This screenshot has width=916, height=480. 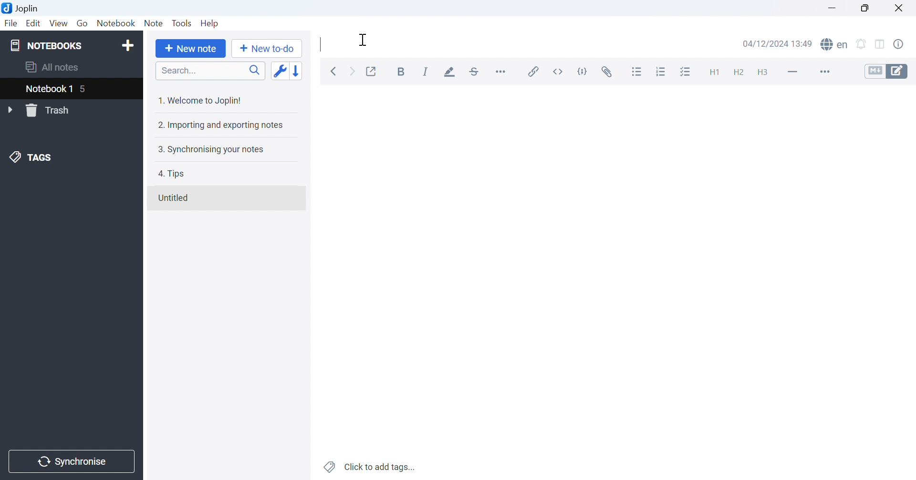 What do you see at coordinates (212, 24) in the screenshot?
I see `Help` at bounding box center [212, 24].